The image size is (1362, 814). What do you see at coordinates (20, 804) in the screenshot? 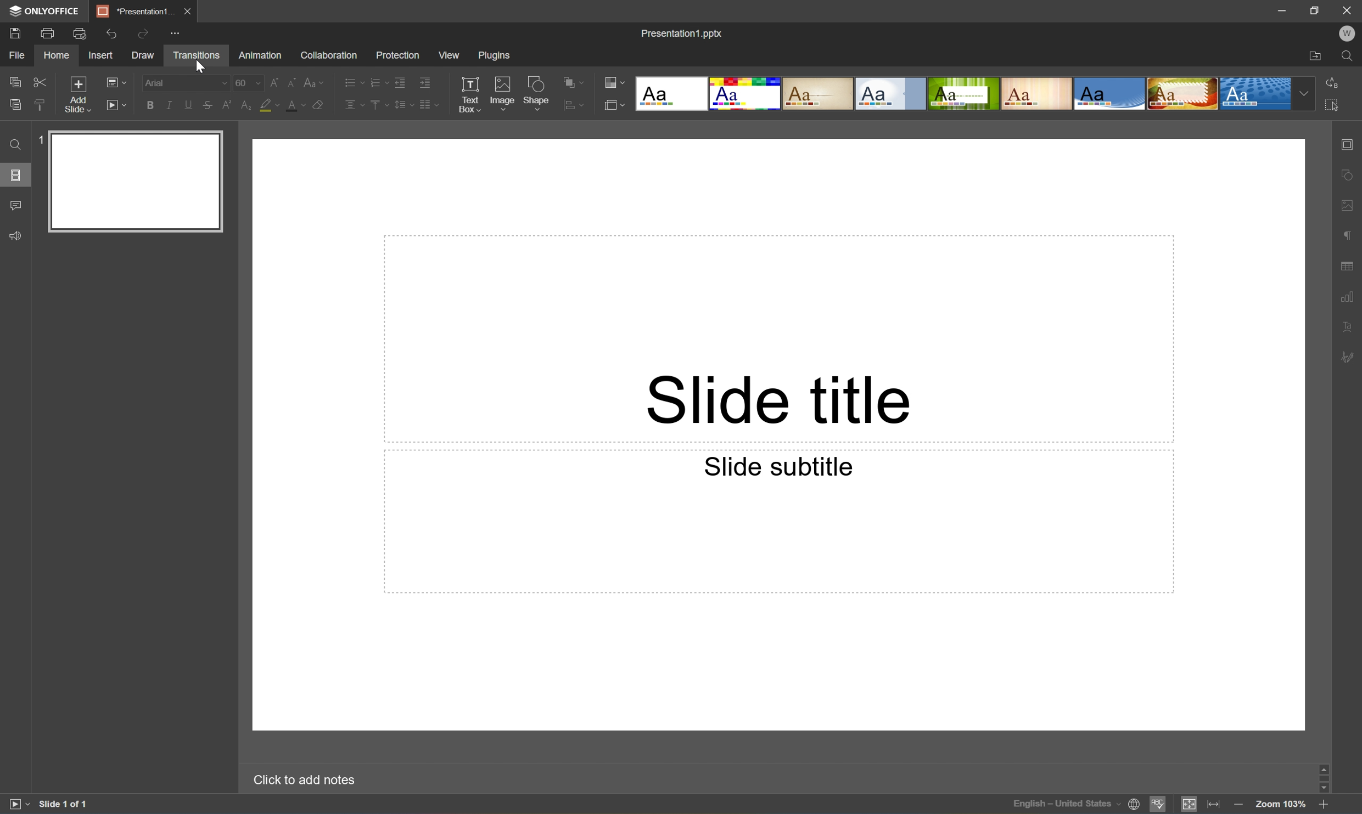
I see `Start slideshow` at bounding box center [20, 804].